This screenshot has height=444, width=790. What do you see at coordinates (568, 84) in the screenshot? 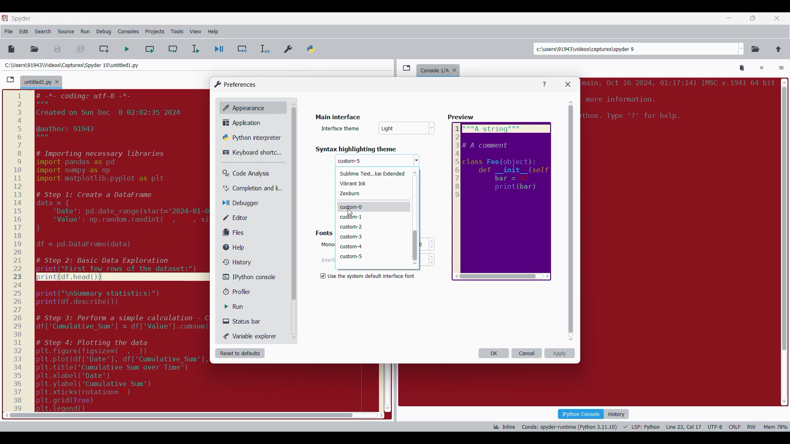
I see `Close` at bounding box center [568, 84].